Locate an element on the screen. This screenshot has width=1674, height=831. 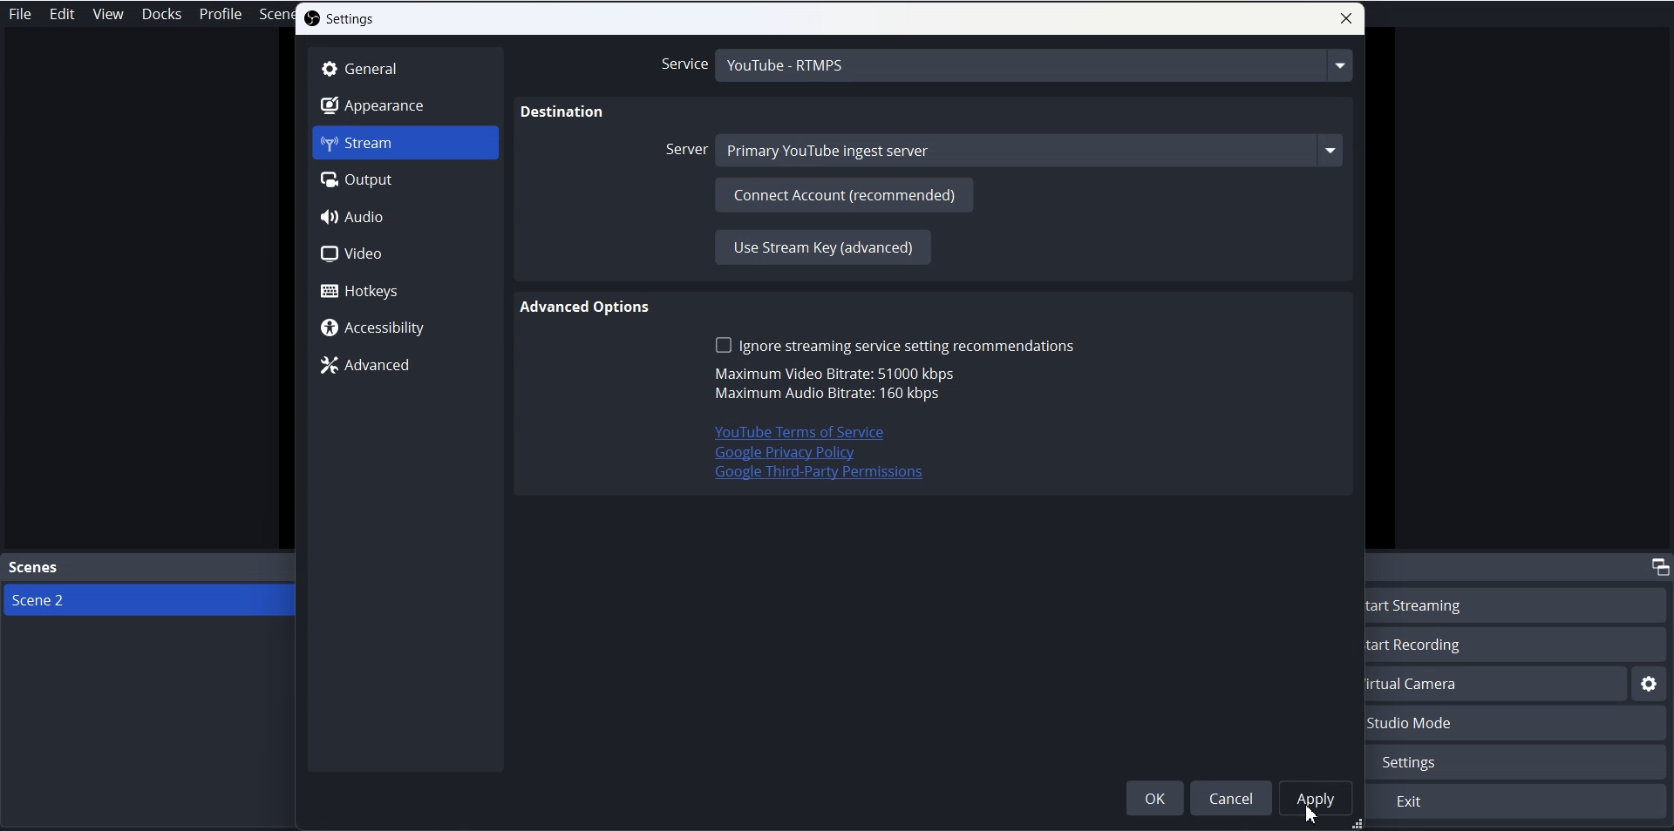
Apply is located at coordinates (1317, 798).